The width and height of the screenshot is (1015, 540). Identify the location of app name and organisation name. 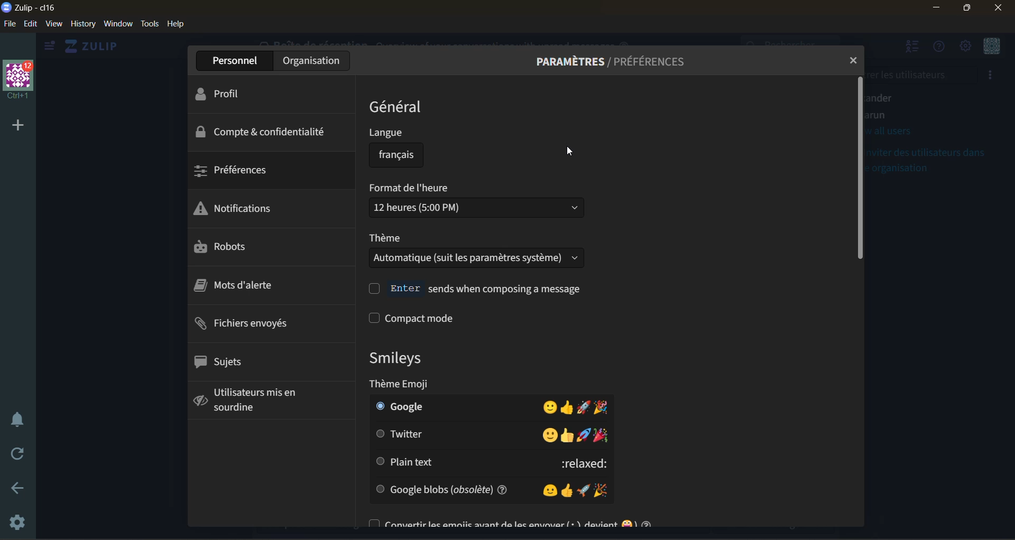
(31, 8).